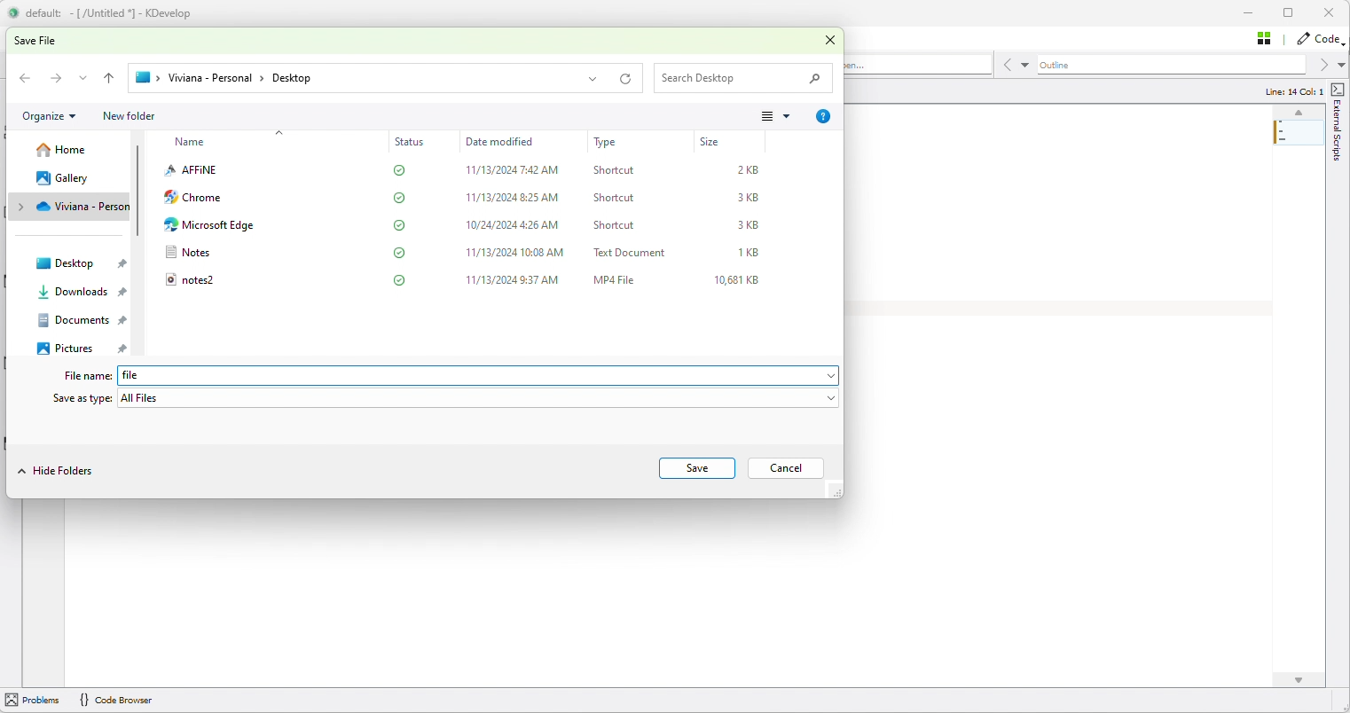  What do you see at coordinates (1299, 153) in the screenshot?
I see `Mini code map` at bounding box center [1299, 153].